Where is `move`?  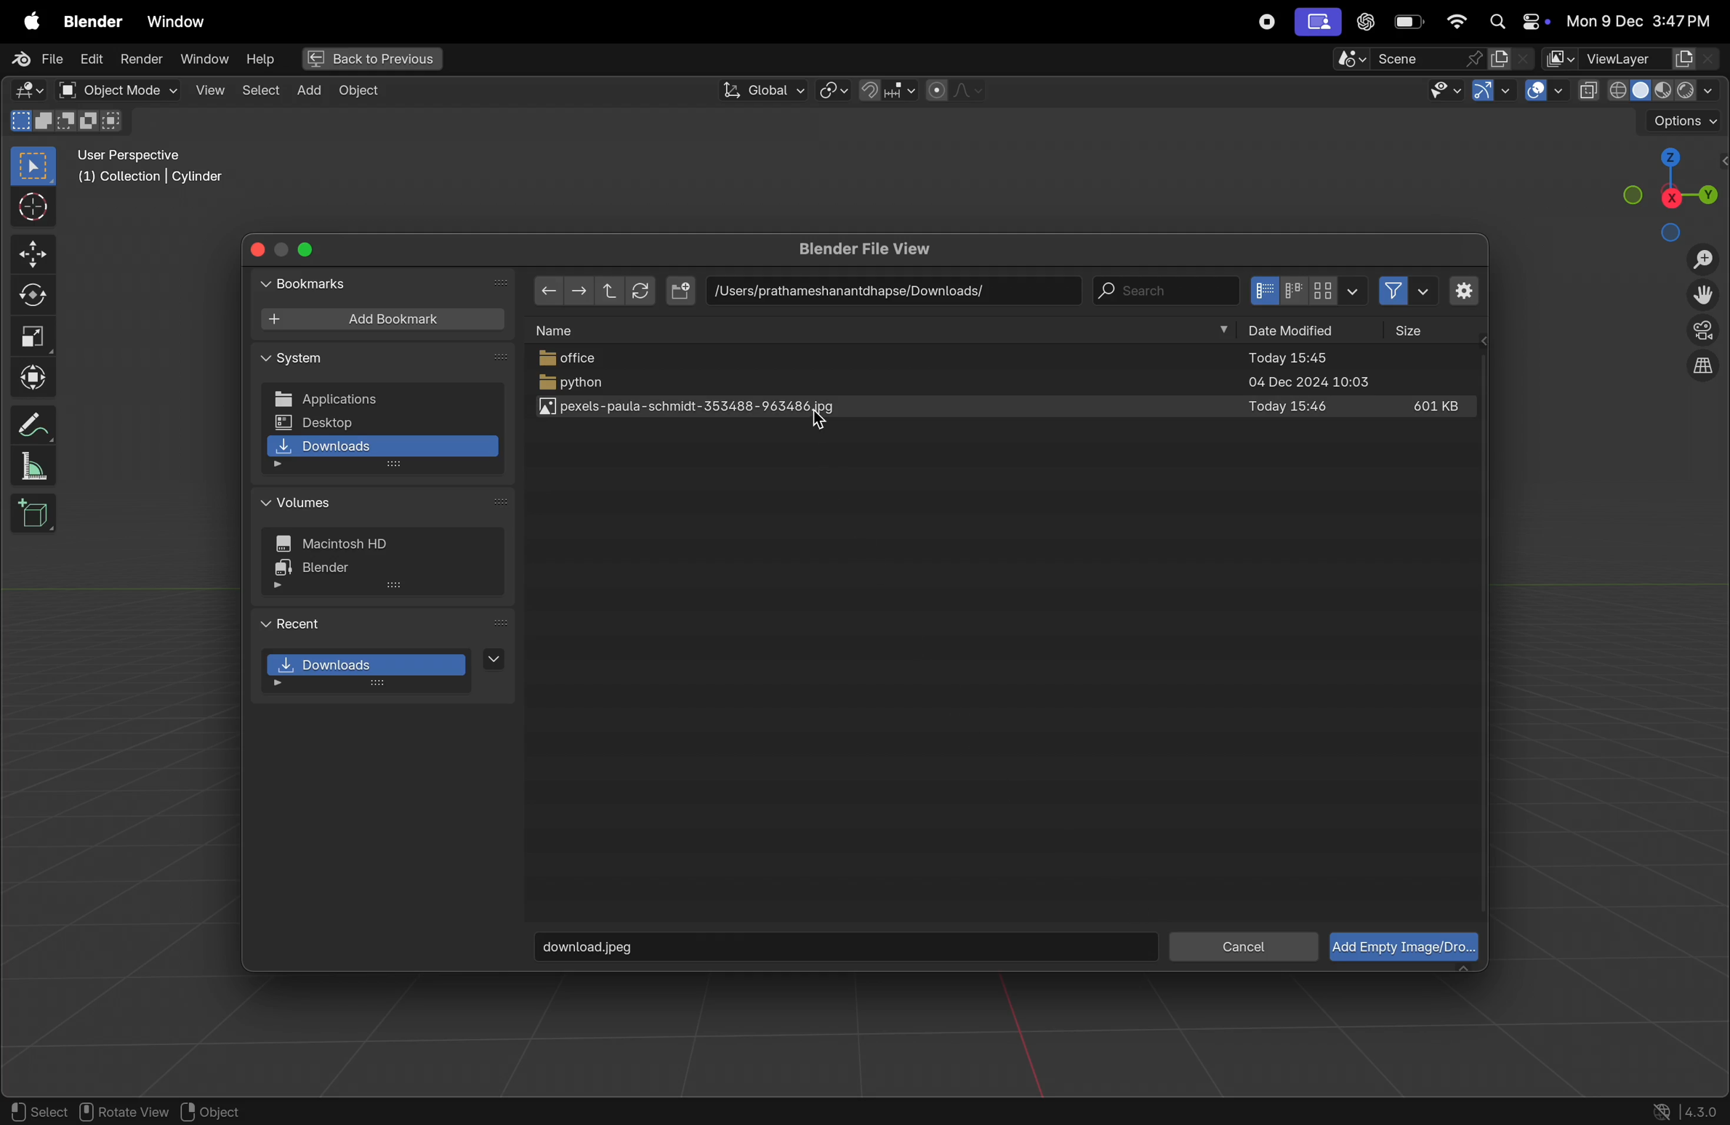
move is located at coordinates (31, 255).